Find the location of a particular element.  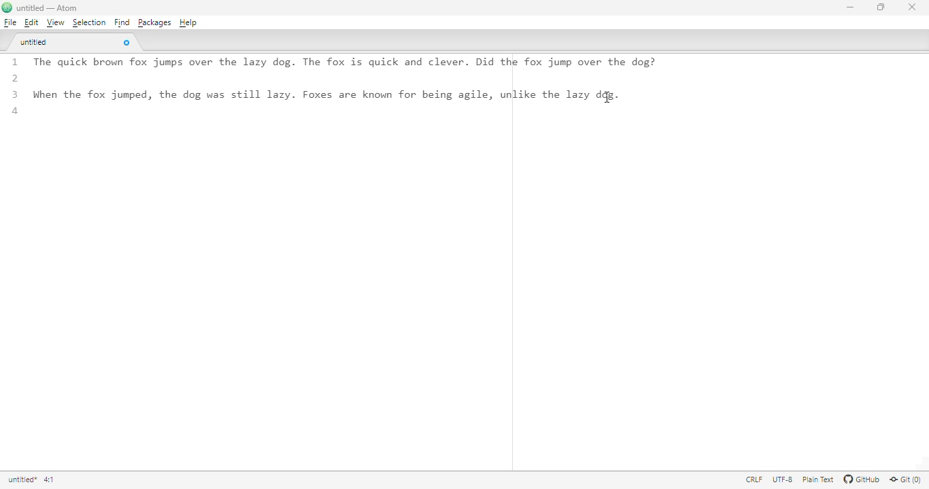

4:1 is located at coordinates (50, 479).